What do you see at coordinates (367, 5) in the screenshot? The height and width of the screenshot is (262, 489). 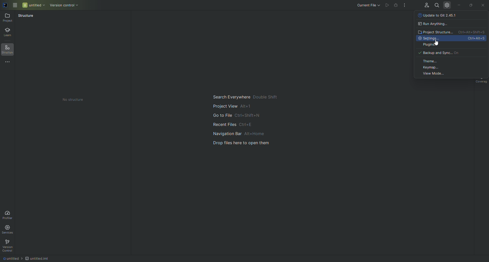 I see `Current file` at bounding box center [367, 5].